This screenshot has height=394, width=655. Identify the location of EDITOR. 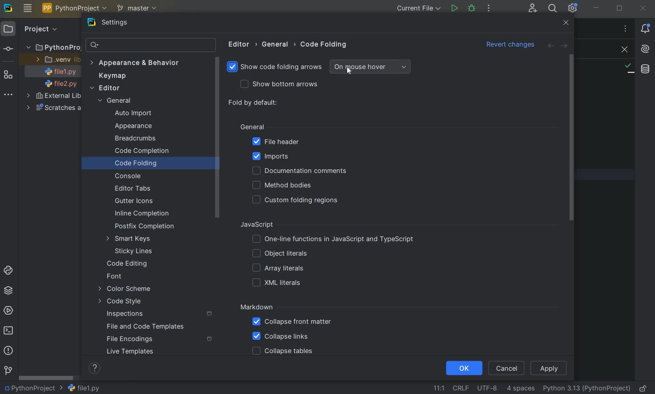
(240, 44).